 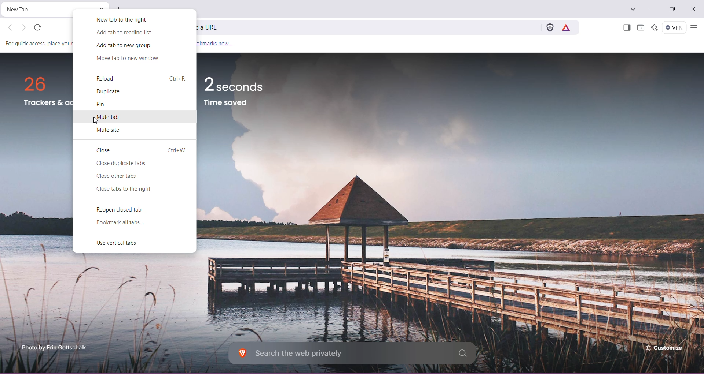 What do you see at coordinates (626, 28) in the screenshot?
I see `Show Sidebar` at bounding box center [626, 28].